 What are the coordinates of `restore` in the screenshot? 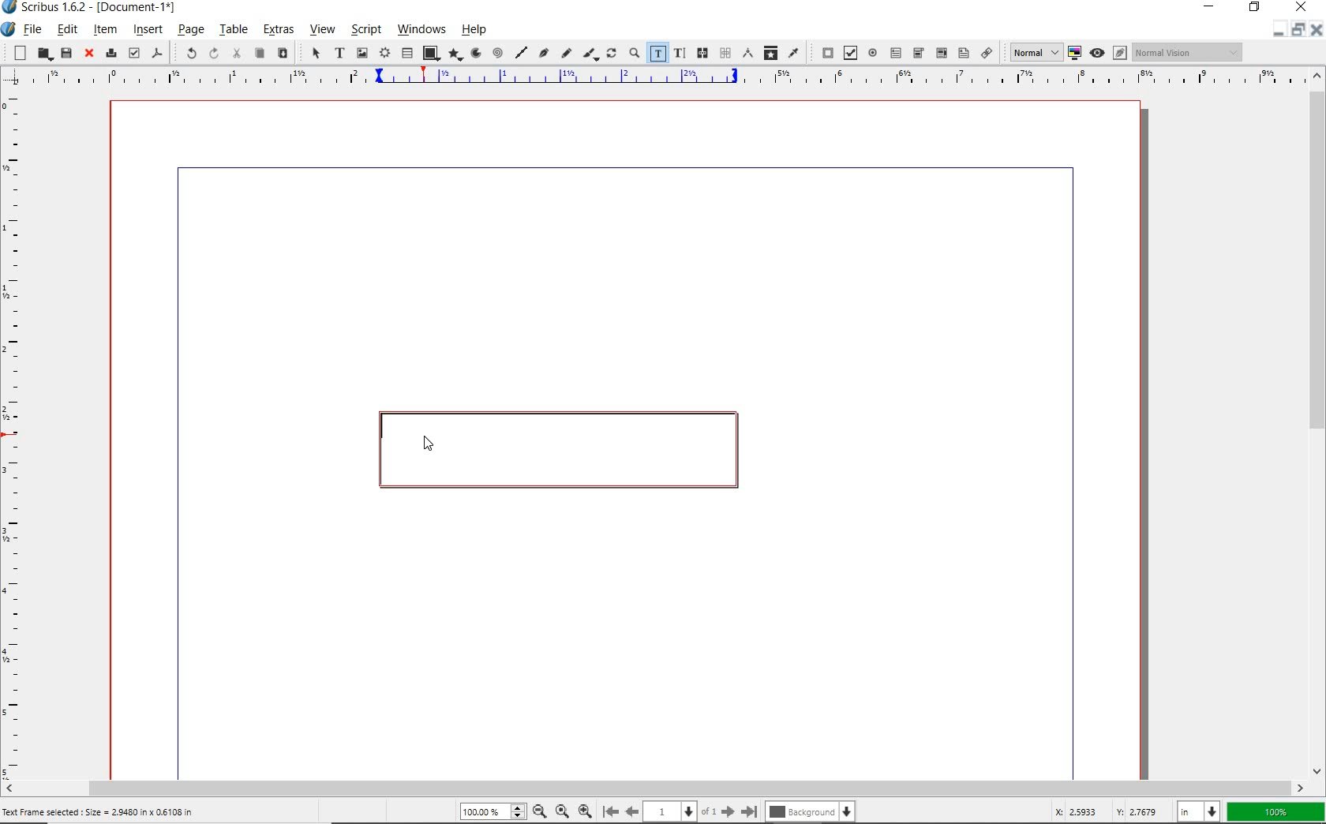 It's located at (1257, 9).